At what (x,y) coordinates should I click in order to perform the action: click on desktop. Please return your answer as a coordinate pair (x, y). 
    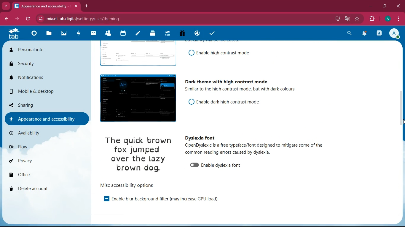
    Looking at the image, I should click on (337, 19).